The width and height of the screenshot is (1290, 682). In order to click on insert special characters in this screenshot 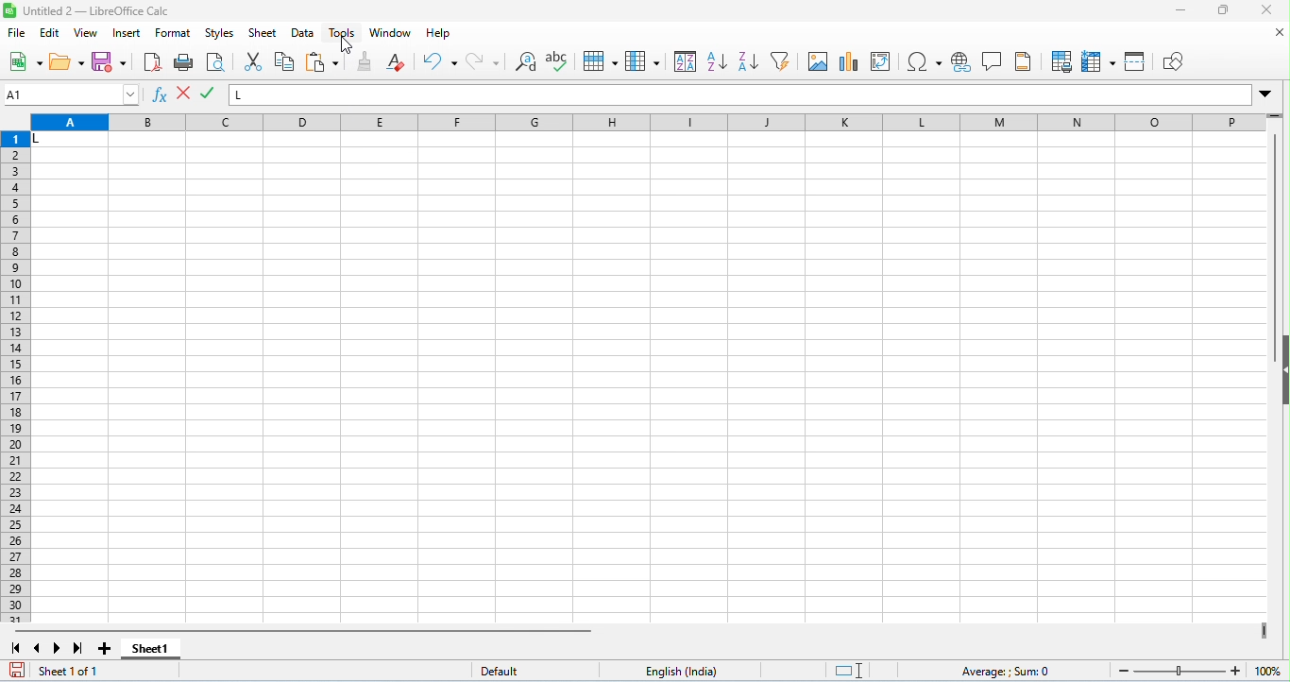, I will do `click(925, 61)`.